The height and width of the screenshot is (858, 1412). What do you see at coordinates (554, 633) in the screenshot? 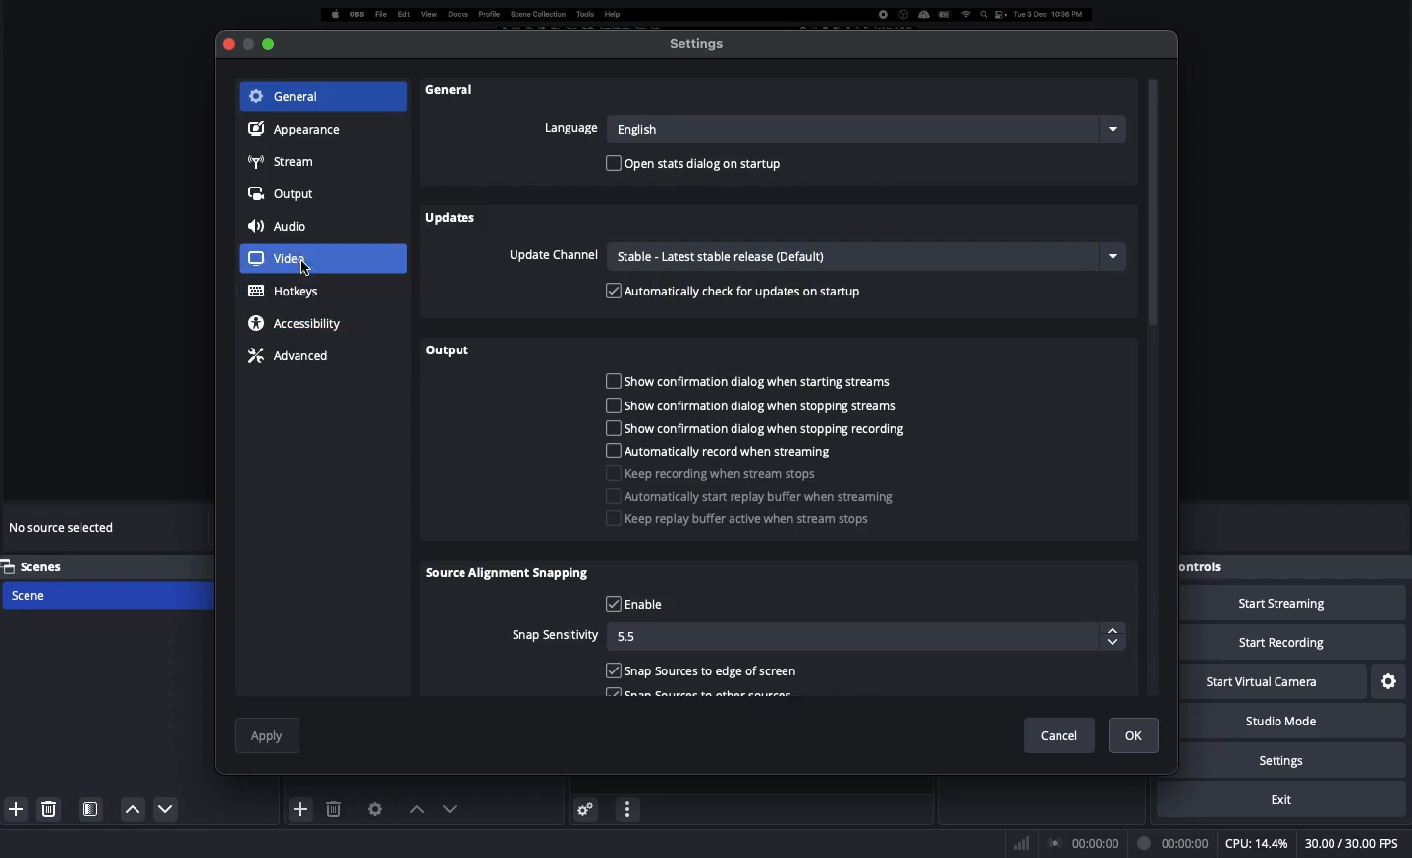
I see `Snap sensitivity` at bounding box center [554, 633].